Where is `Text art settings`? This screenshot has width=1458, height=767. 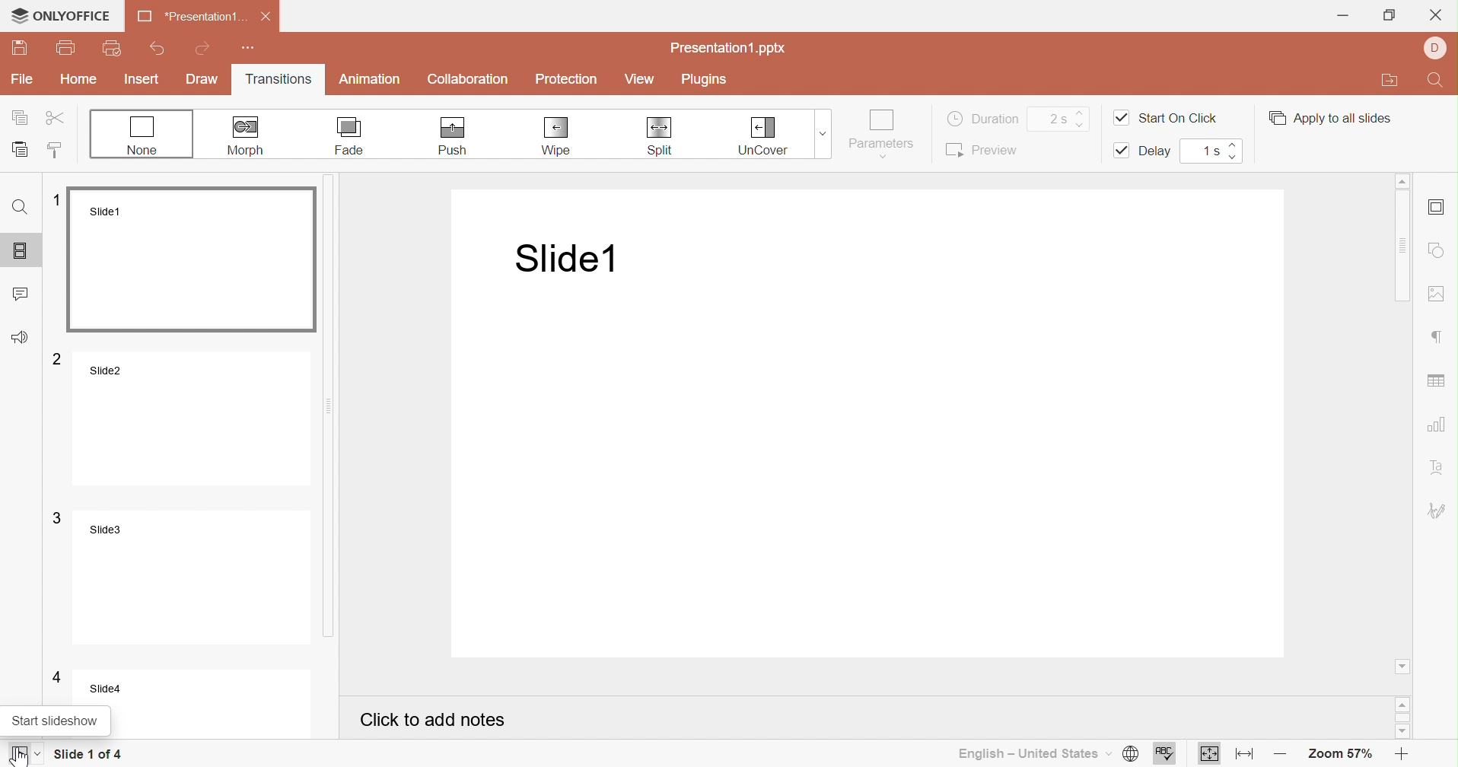 Text art settings is located at coordinates (1440, 467).